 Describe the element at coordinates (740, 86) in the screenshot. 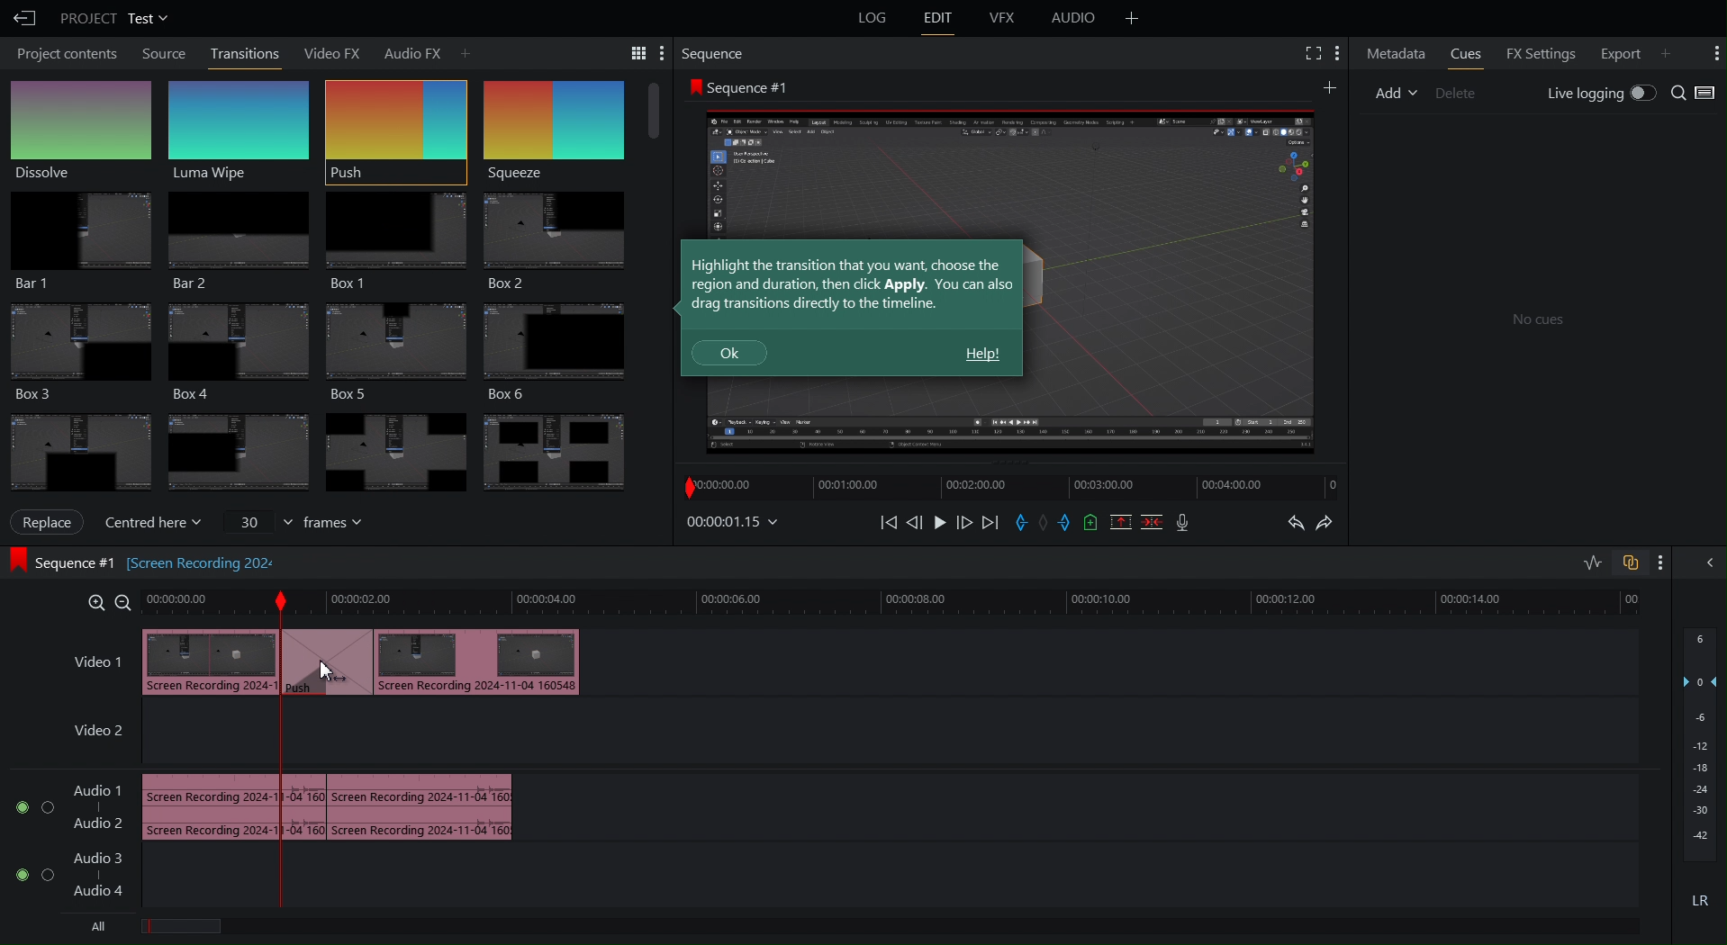

I see `Sequence #1` at that location.